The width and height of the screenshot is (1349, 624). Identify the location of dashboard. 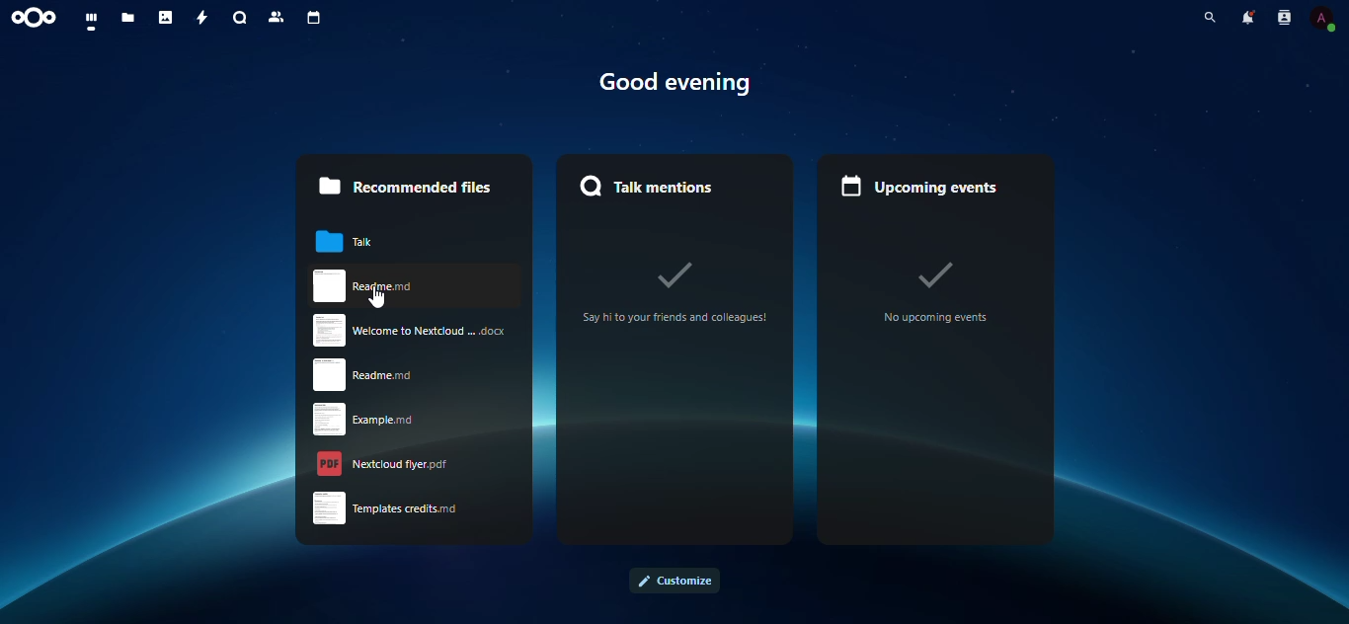
(93, 20).